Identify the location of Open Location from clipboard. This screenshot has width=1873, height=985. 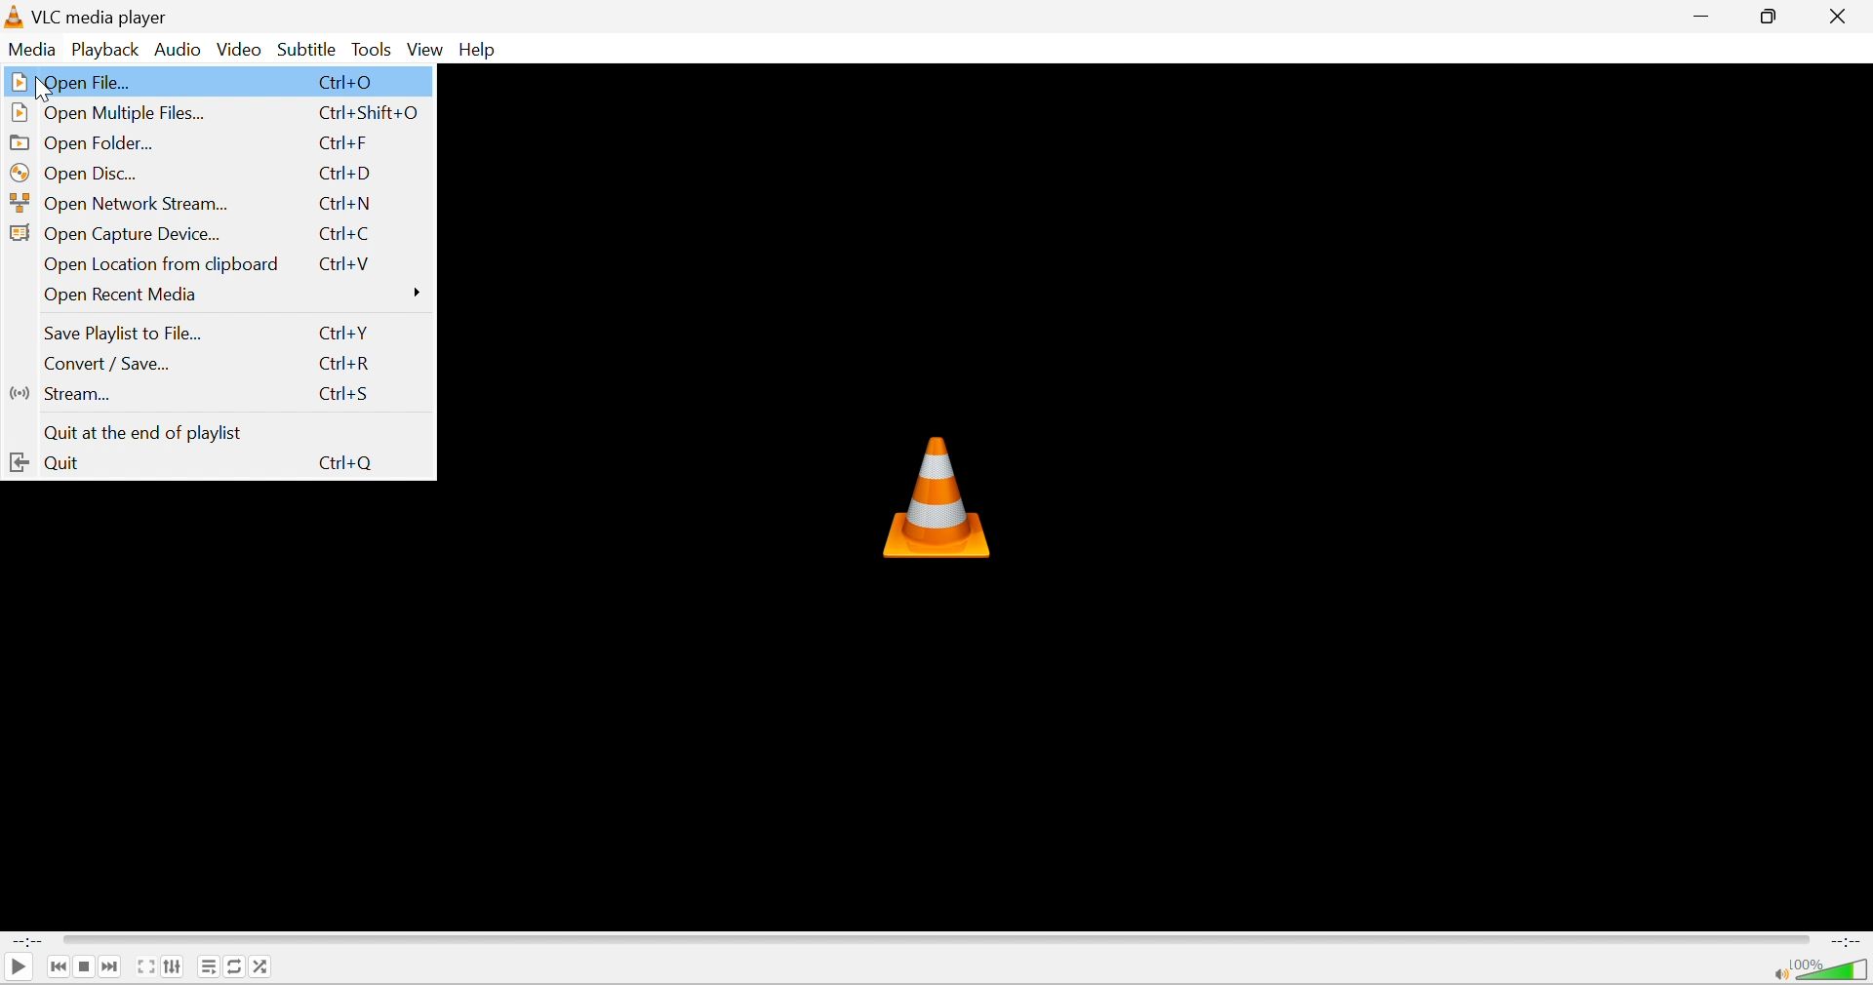
(163, 265).